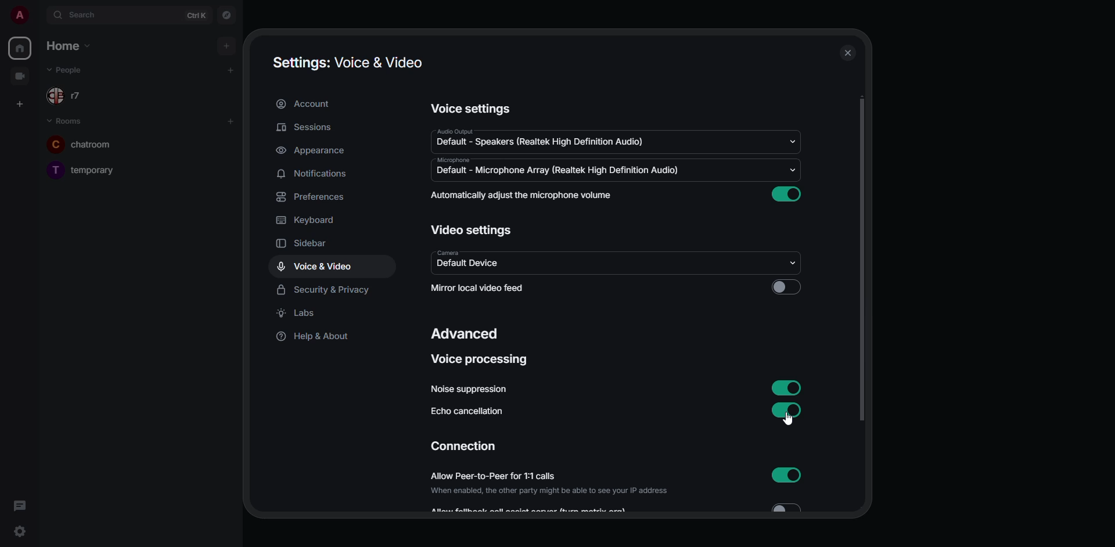 This screenshot has height=547, width=1115. I want to click on help & about, so click(314, 337).